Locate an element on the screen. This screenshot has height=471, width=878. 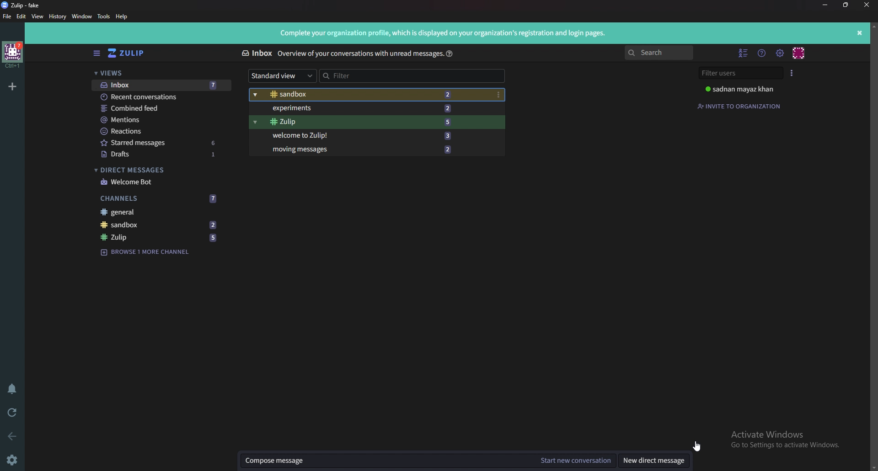
Mentions is located at coordinates (162, 120).